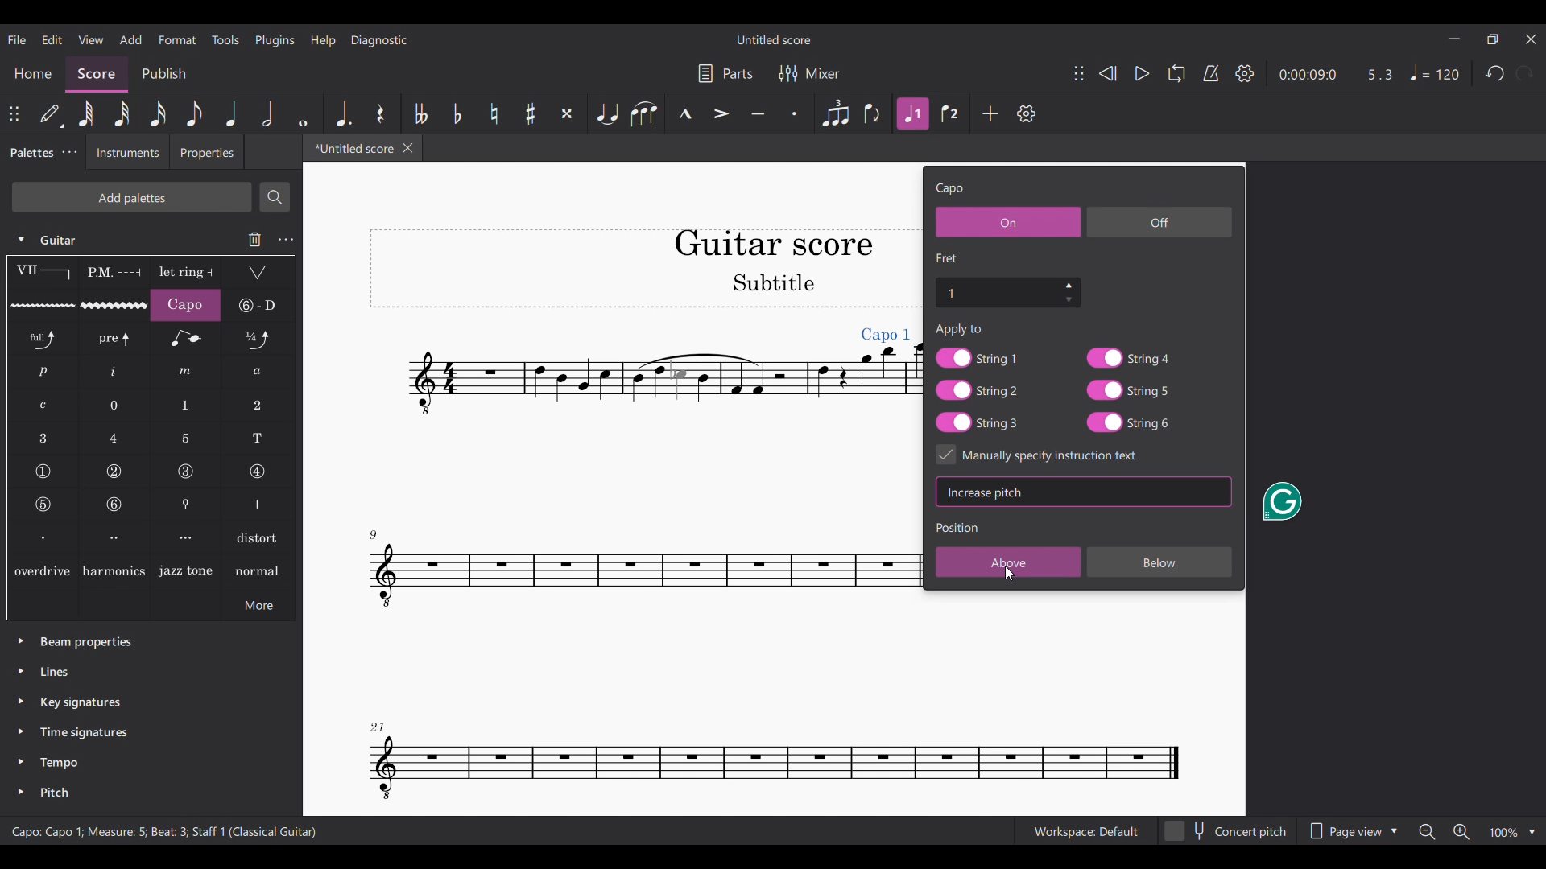 The height and width of the screenshot is (869, 1546). I want to click on LH guitar fingering 5, so click(186, 439).